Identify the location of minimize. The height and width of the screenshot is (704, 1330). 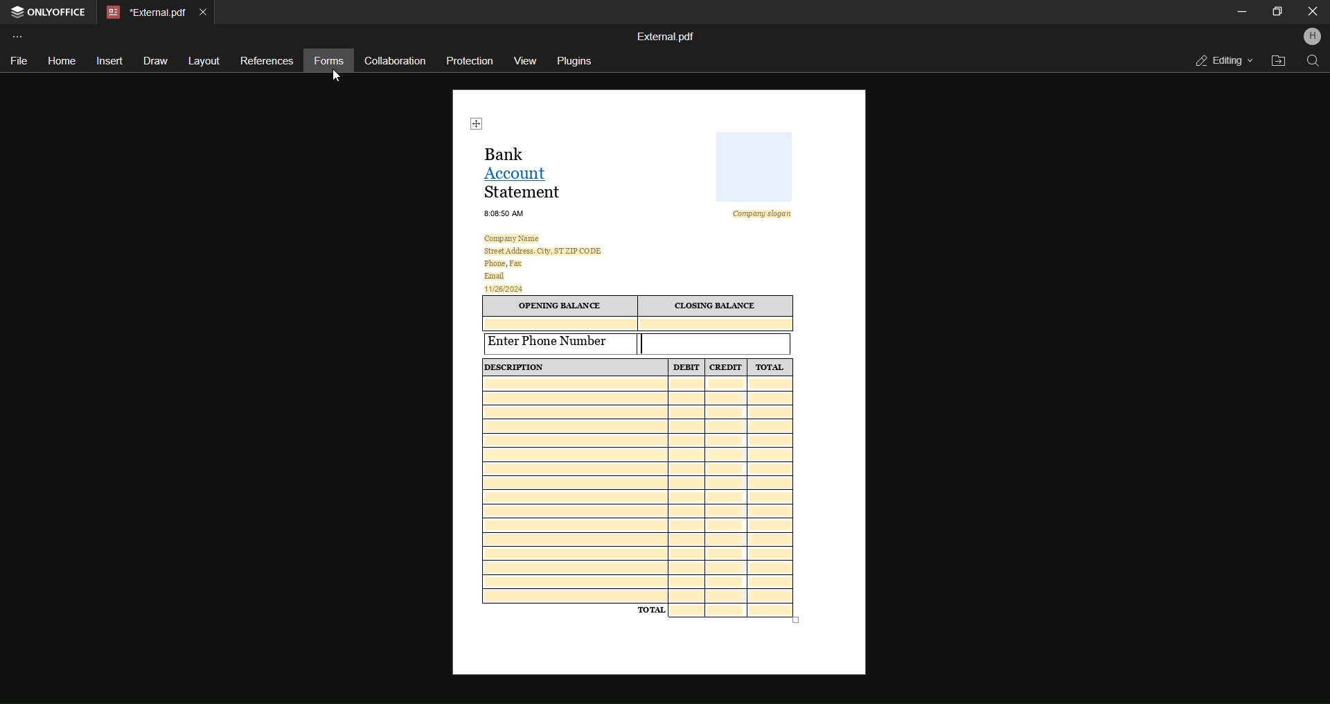
(1241, 10).